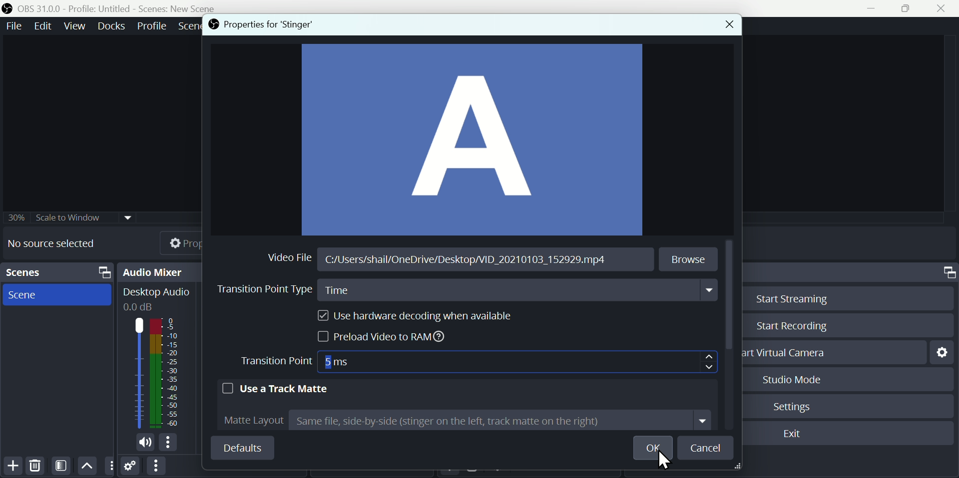 This screenshot has height=478, width=959. I want to click on transition point type, so click(260, 291).